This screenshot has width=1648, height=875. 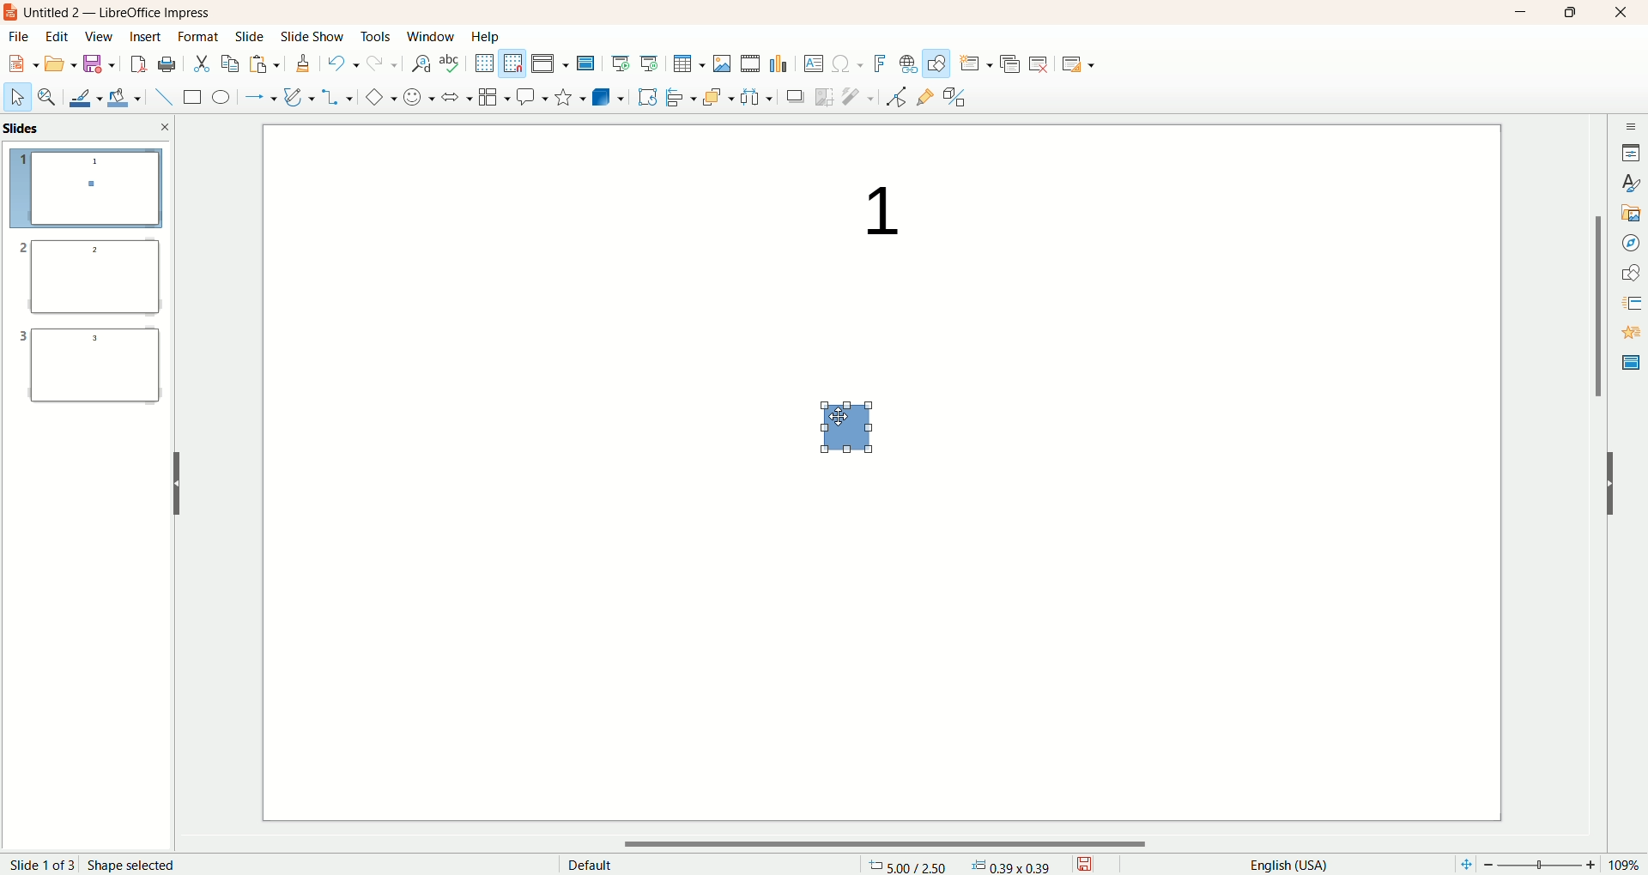 What do you see at coordinates (91, 372) in the screenshot?
I see `slide 3` at bounding box center [91, 372].